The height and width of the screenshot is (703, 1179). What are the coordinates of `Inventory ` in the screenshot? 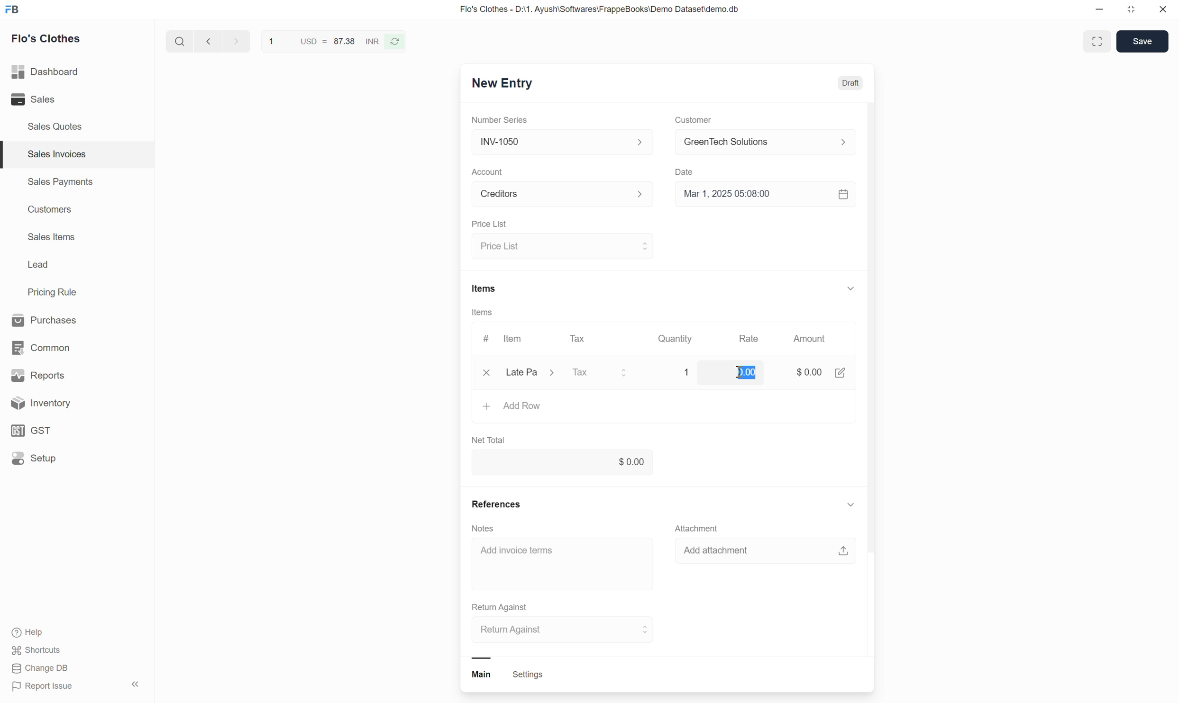 It's located at (71, 403).